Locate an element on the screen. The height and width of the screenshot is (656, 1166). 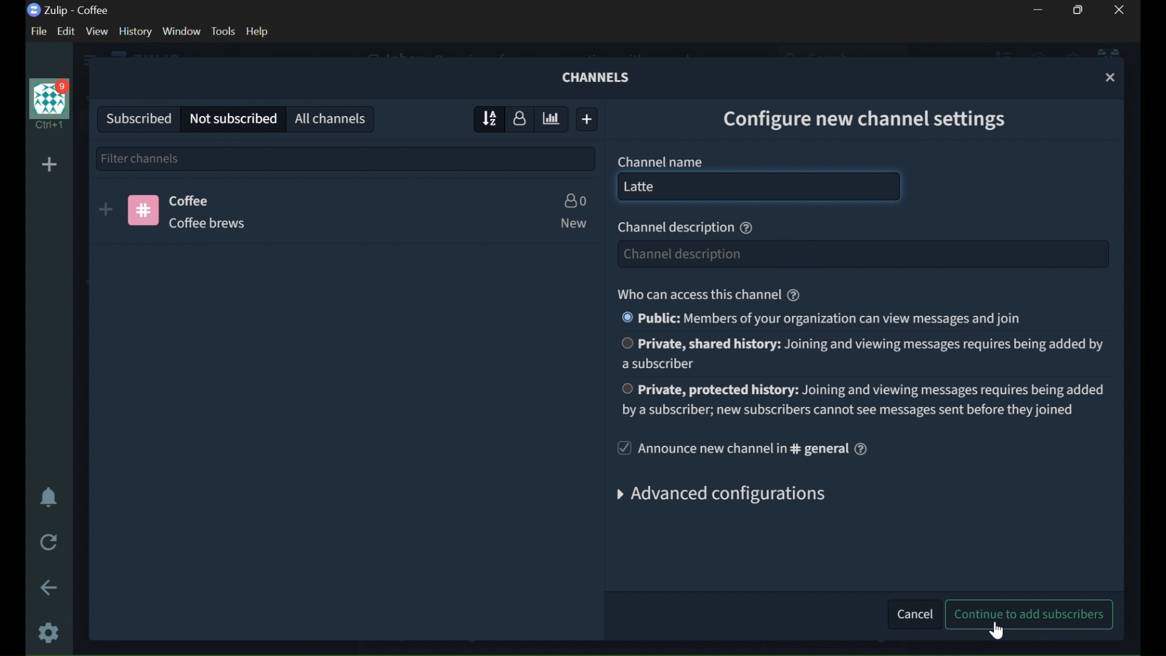
WINDOW is located at coordinates (182, 32).